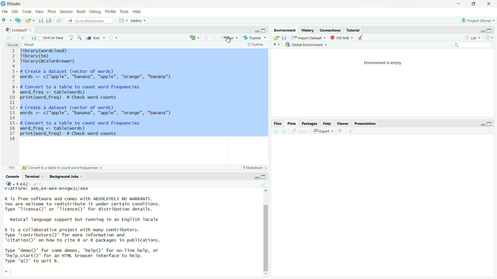 The image size is (497, 279). I want to click on R, so click(277, 45).